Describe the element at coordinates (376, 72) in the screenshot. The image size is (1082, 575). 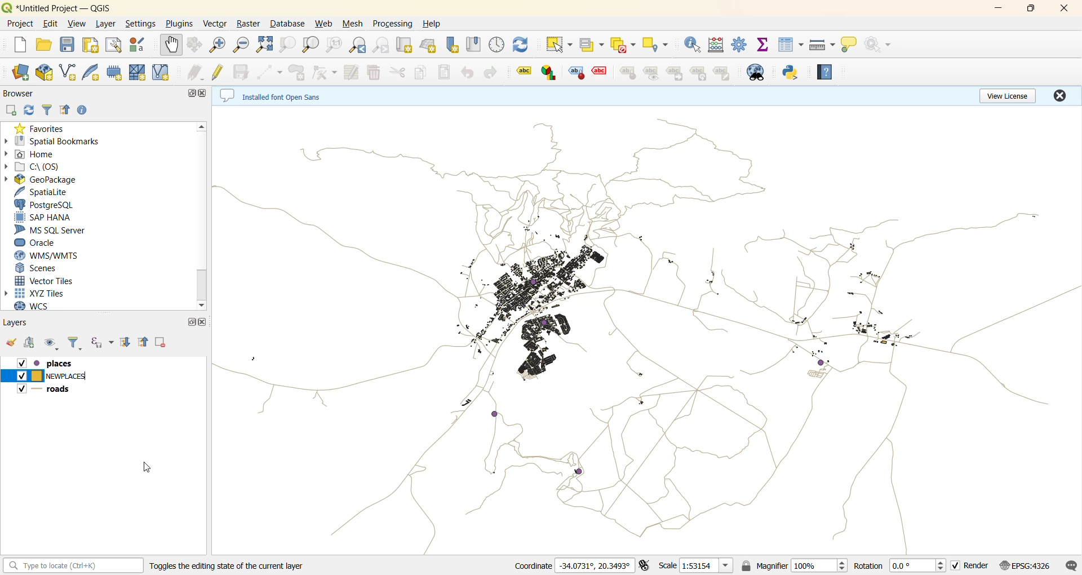
I see `delete` at that location.